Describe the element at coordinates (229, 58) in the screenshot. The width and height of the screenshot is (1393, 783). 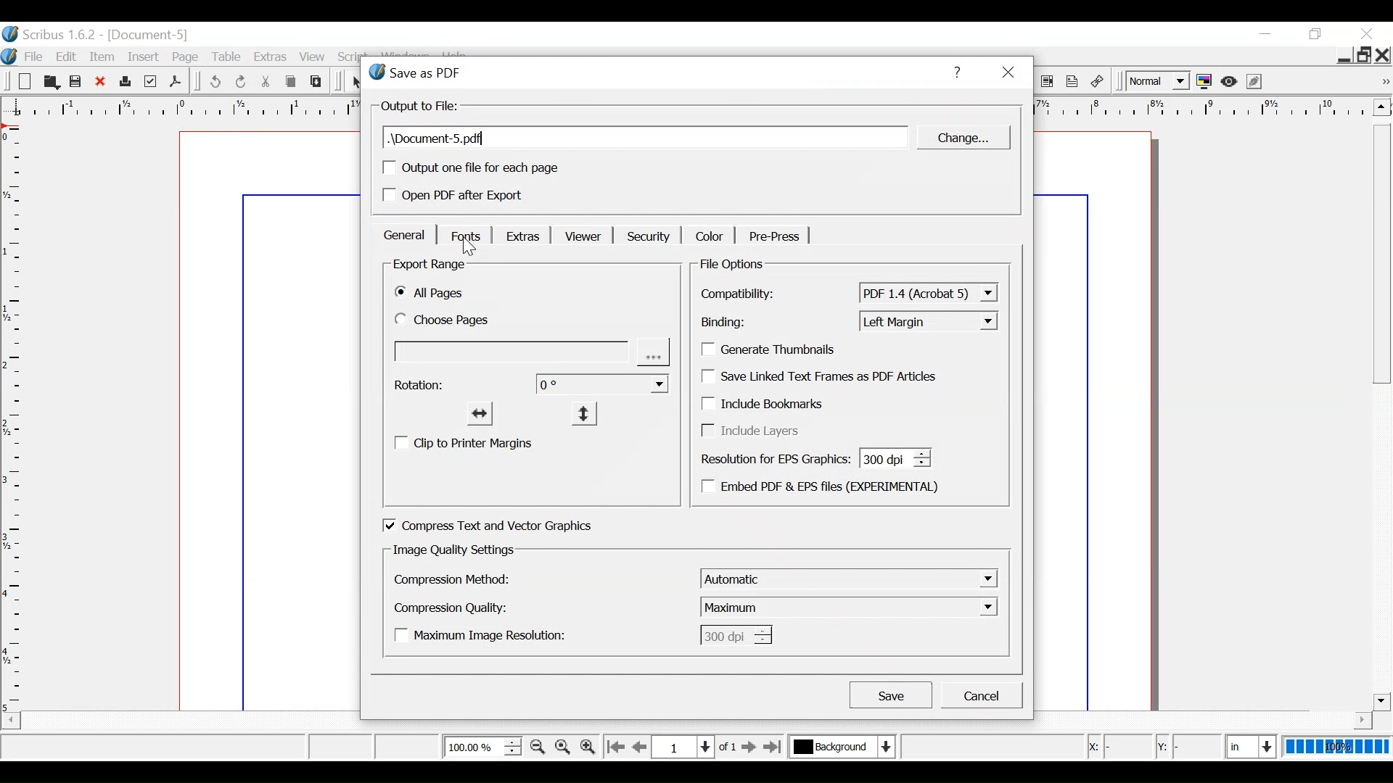
I see `Table` at that location.